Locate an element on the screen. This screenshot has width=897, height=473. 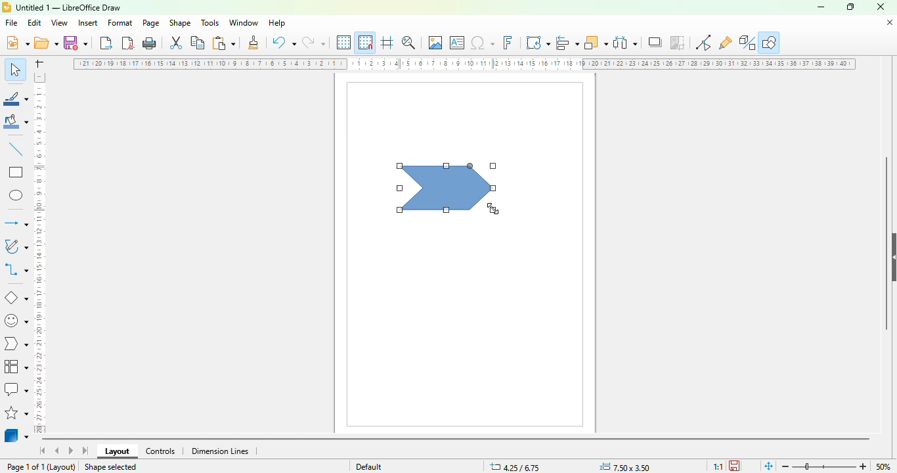
undo is located at coordinates (284, 42).